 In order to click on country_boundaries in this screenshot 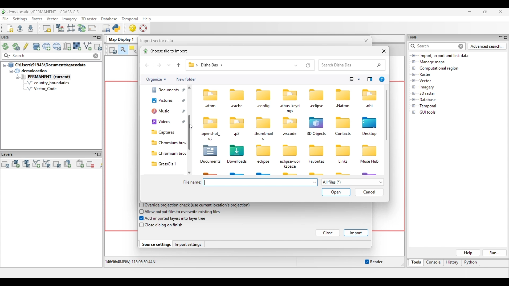, I will do `click(48, 83)`.